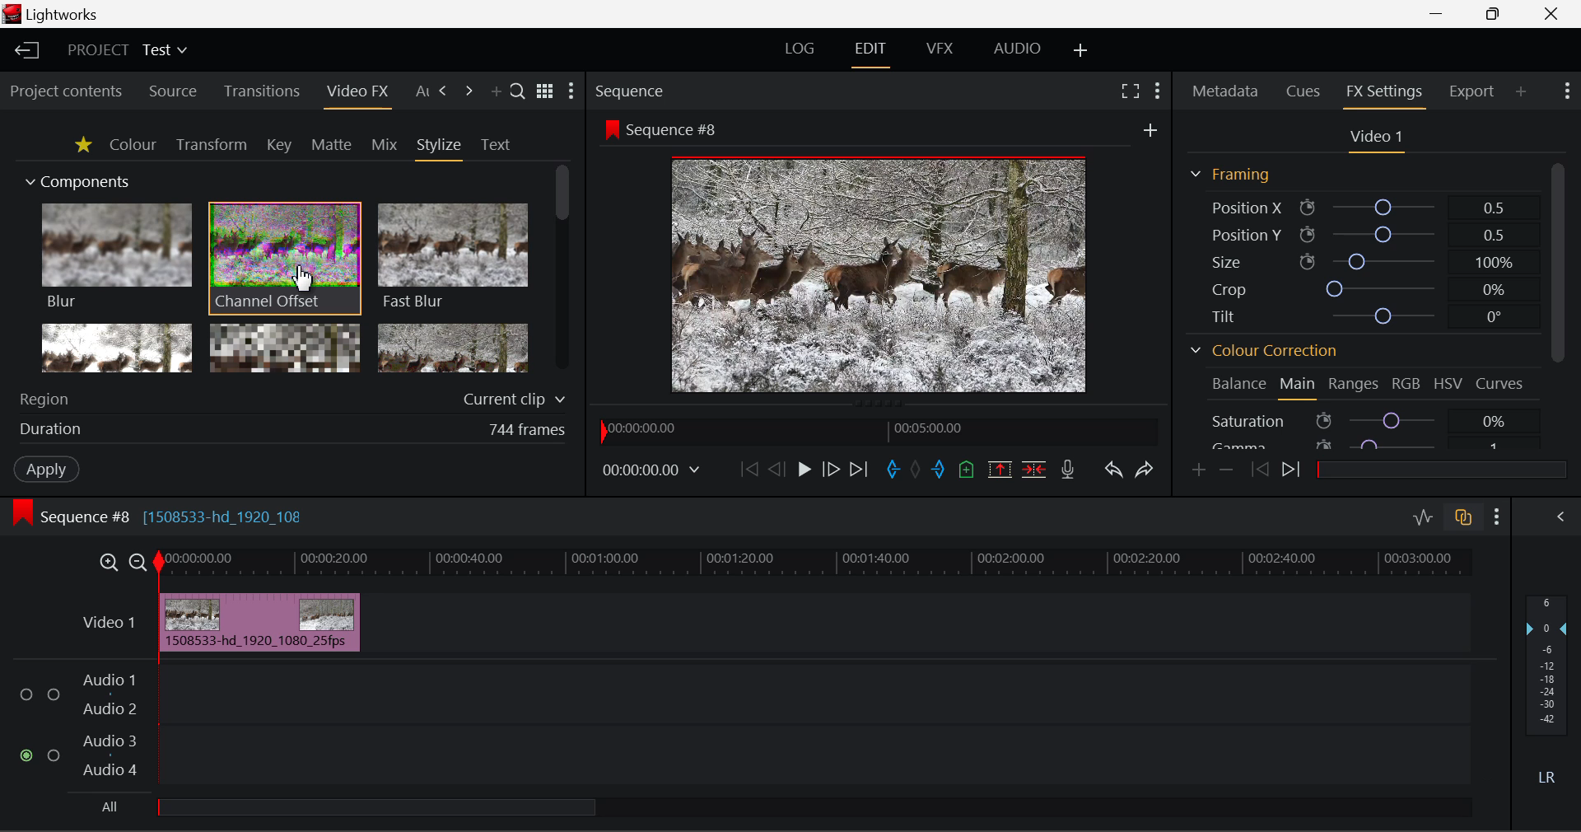  What do you see at coordinates (296, 396) in the screenshot?
I see `Region` at bounding box center [296, 396].